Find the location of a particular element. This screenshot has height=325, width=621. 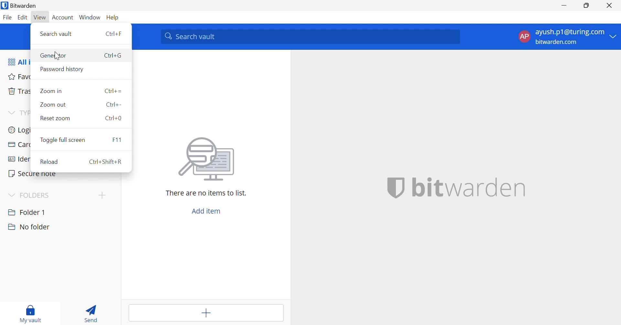

Zoom in is located at coordinates (51, 91).